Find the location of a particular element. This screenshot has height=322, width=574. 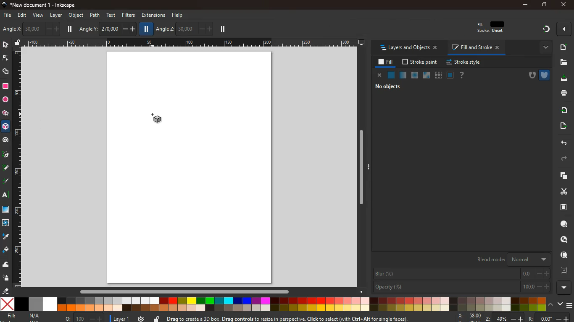

fill and stroke is located at coordinates (477, 48).